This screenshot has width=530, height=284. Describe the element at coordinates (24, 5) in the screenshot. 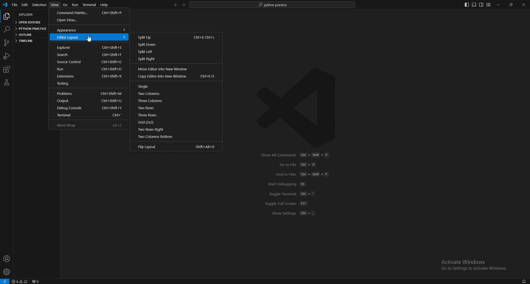

I see `edit` at that location.